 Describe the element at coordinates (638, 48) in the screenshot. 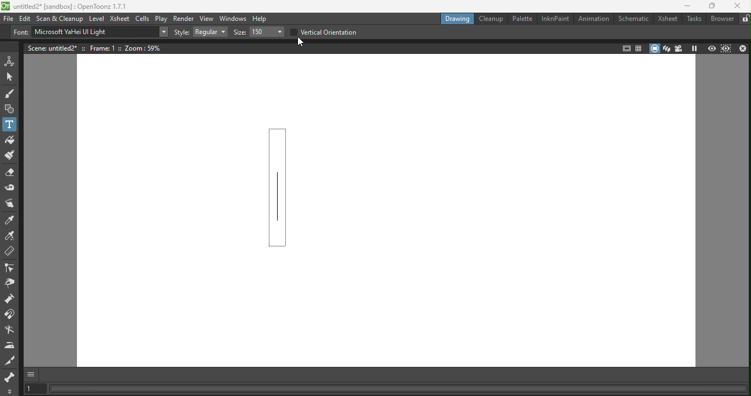

I see `Field guide` at that location.